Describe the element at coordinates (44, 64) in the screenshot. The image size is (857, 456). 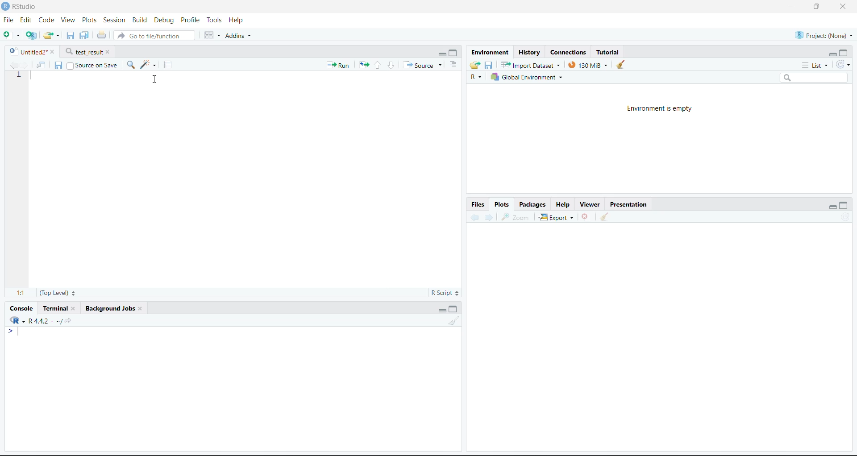
I see `Show in new window` at that location.